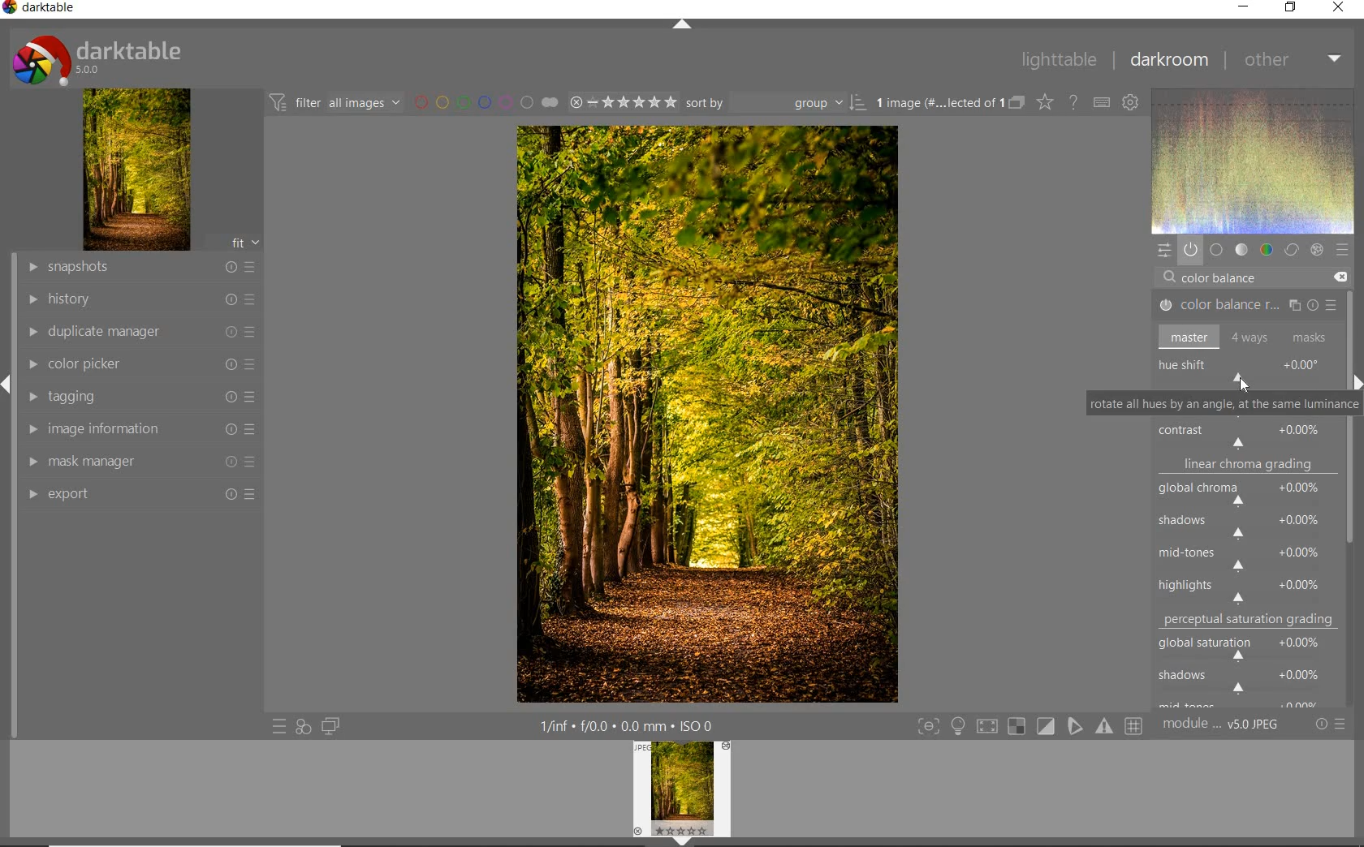 The image size is (1364, 847). I want to click on show only active module, so click(1190, 249).